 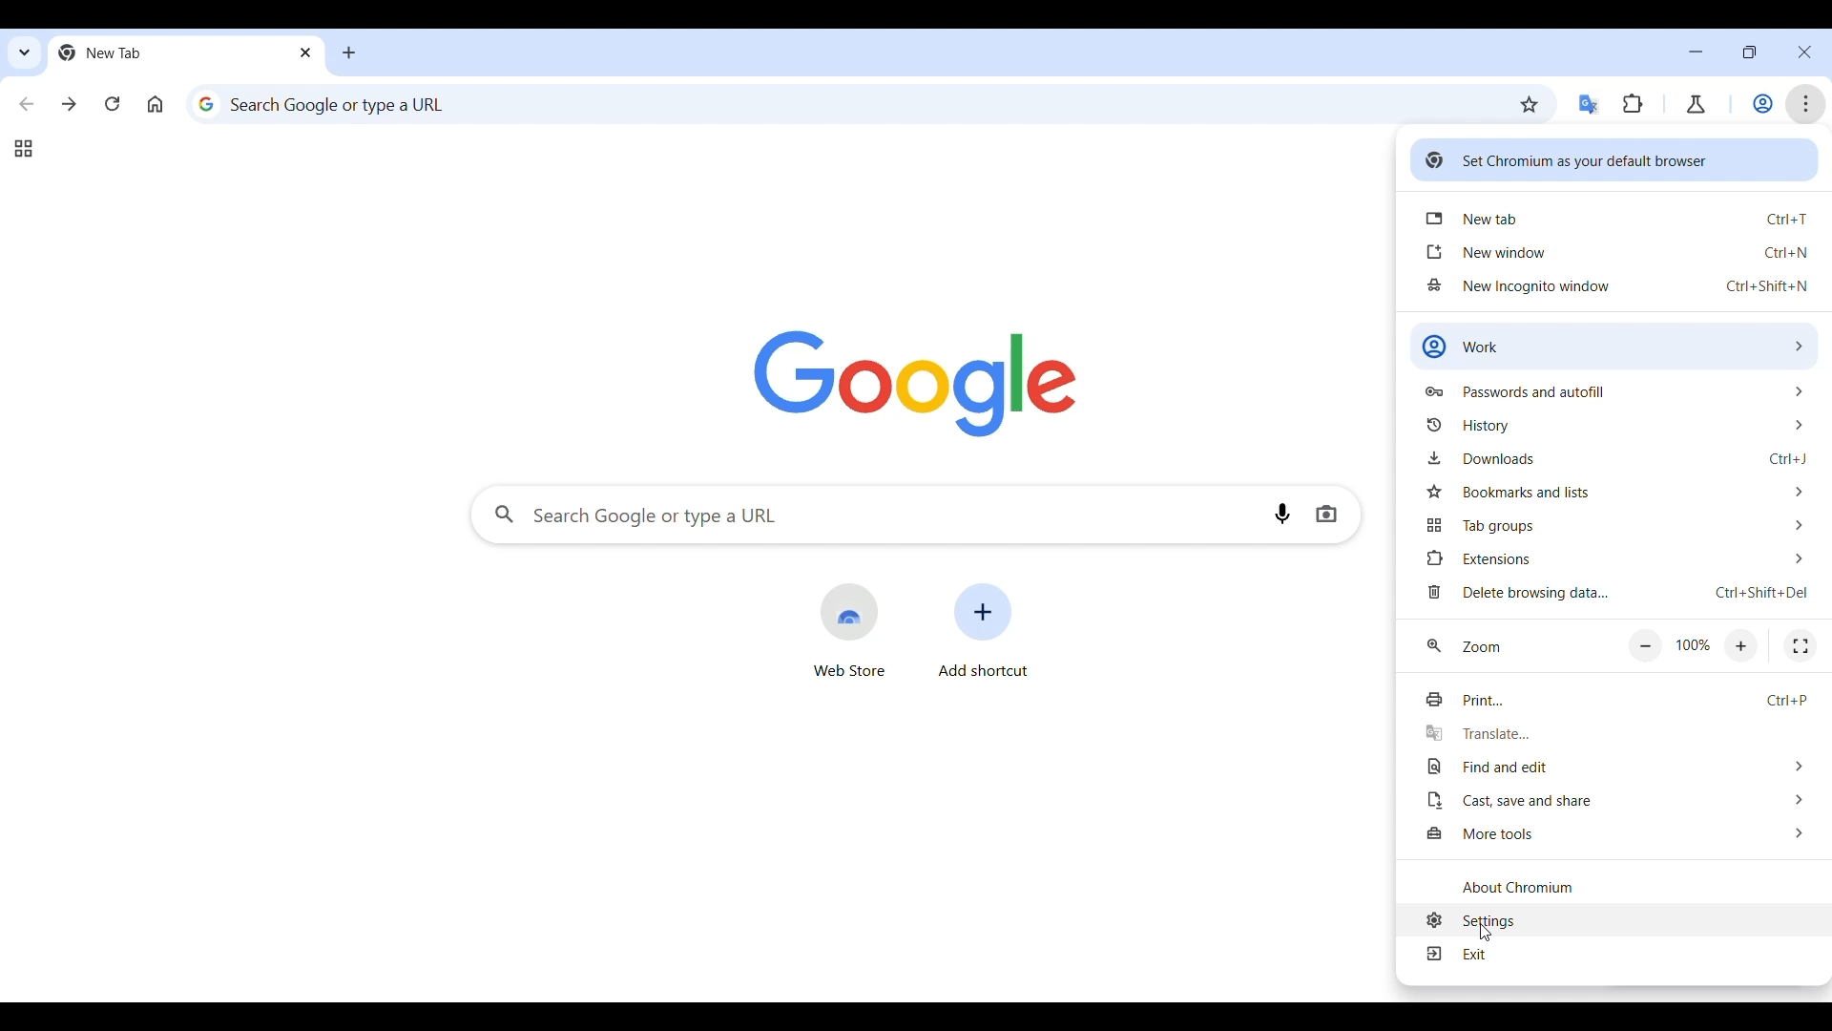 I want to click on Reload page, so click(x=112, y=104).